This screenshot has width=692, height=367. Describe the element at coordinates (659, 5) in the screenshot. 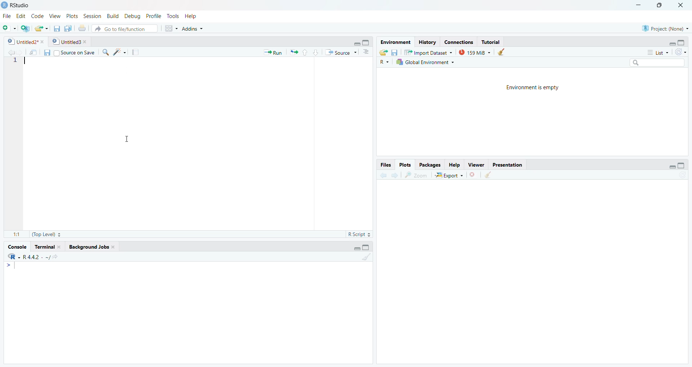

I see `Restore Down` at that location.